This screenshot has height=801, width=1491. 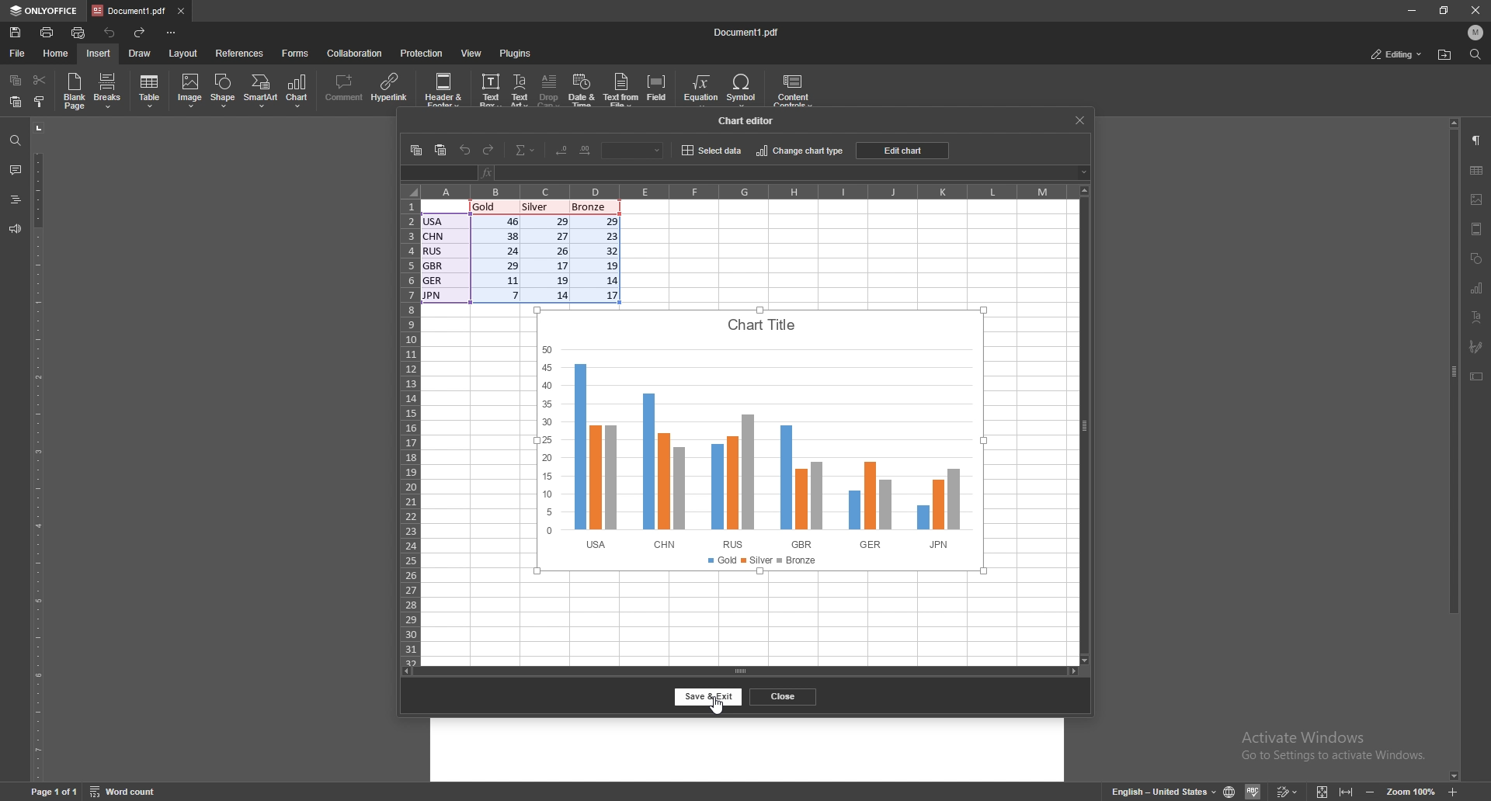 What do you see at coordinates (549, 93) in the screenshot?
I see `drop cap` at bounding box center [549, 93].